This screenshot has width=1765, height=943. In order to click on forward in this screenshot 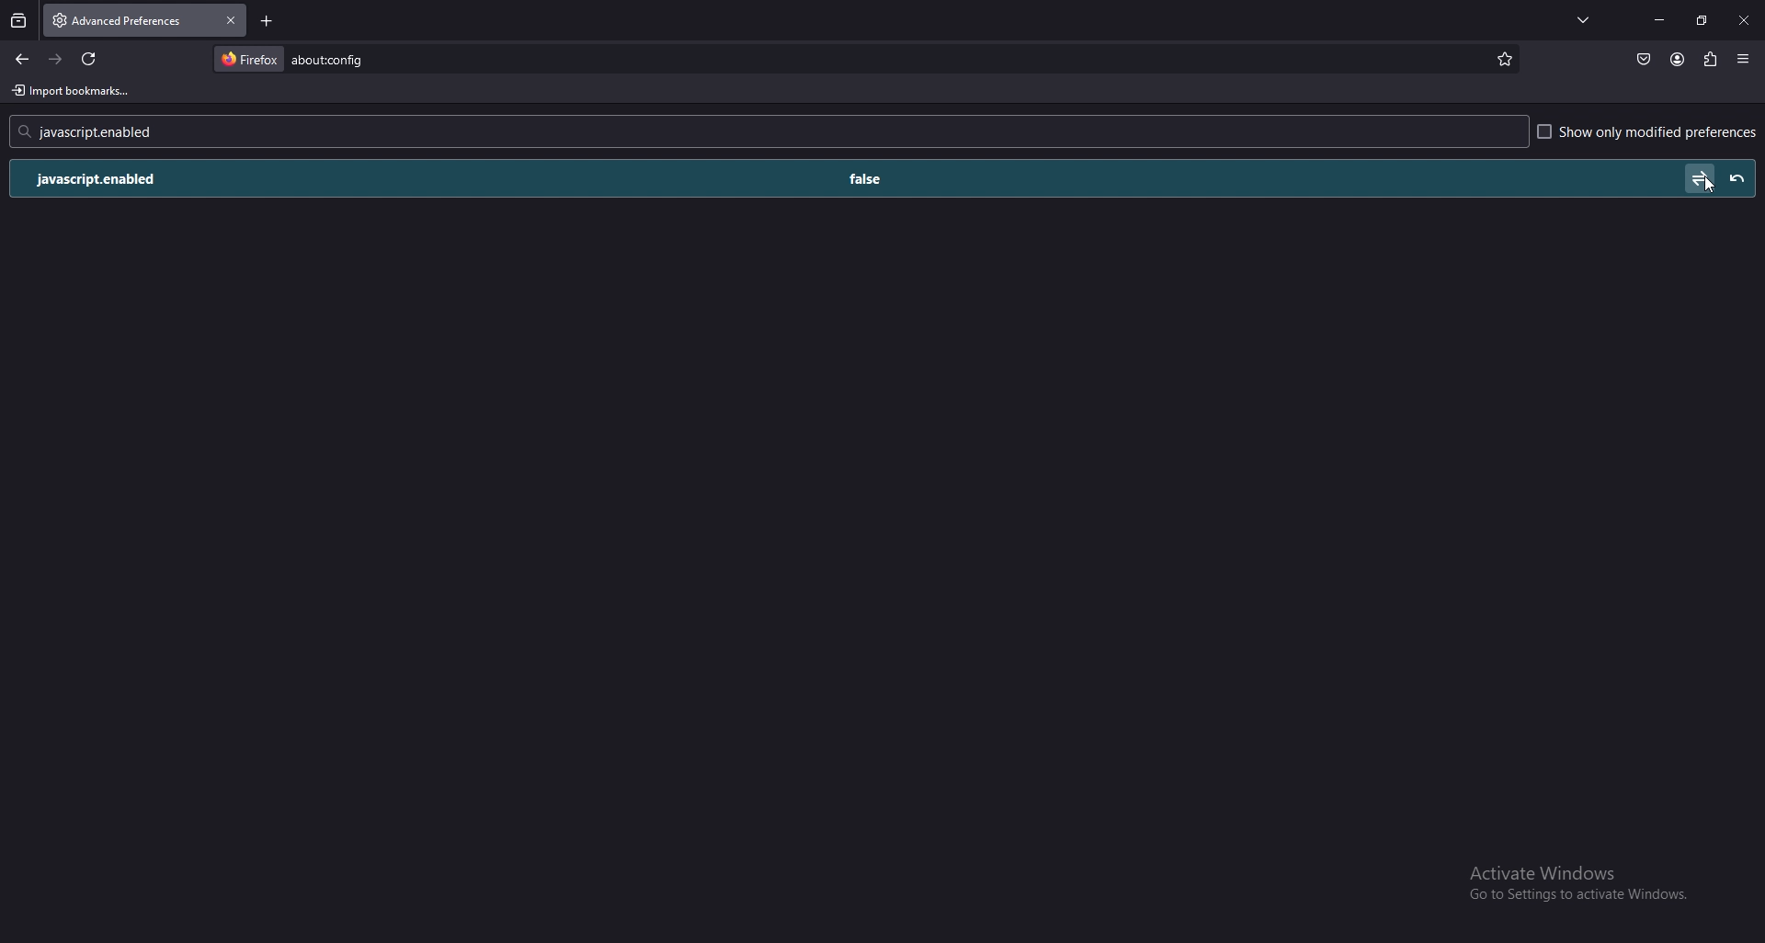, I will do `click(56, 59)`.